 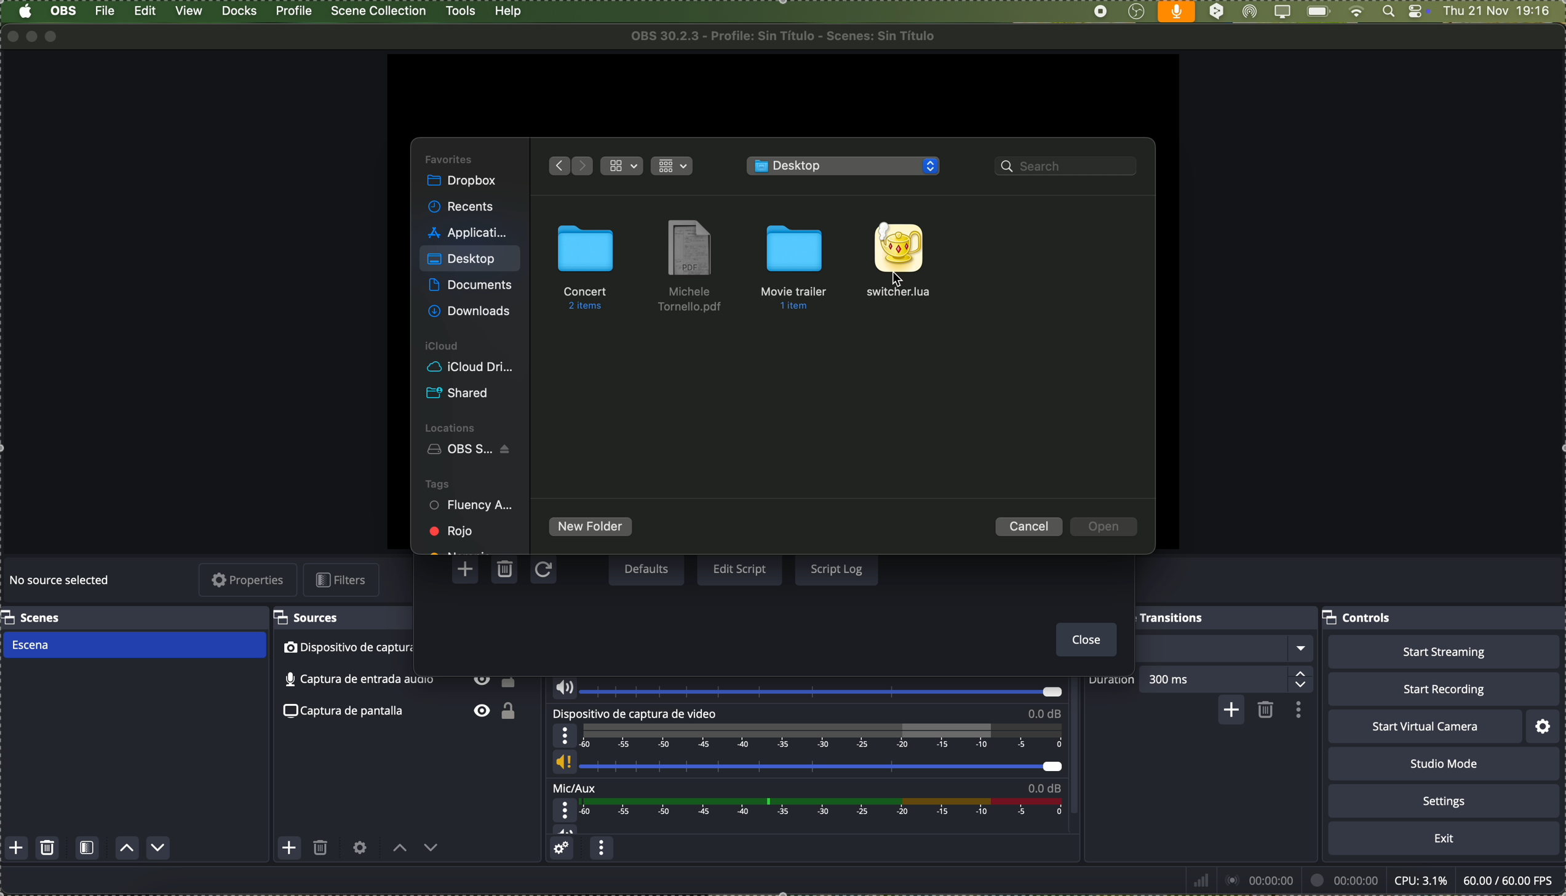 I want to click on edit, so click(x=145, y=12).